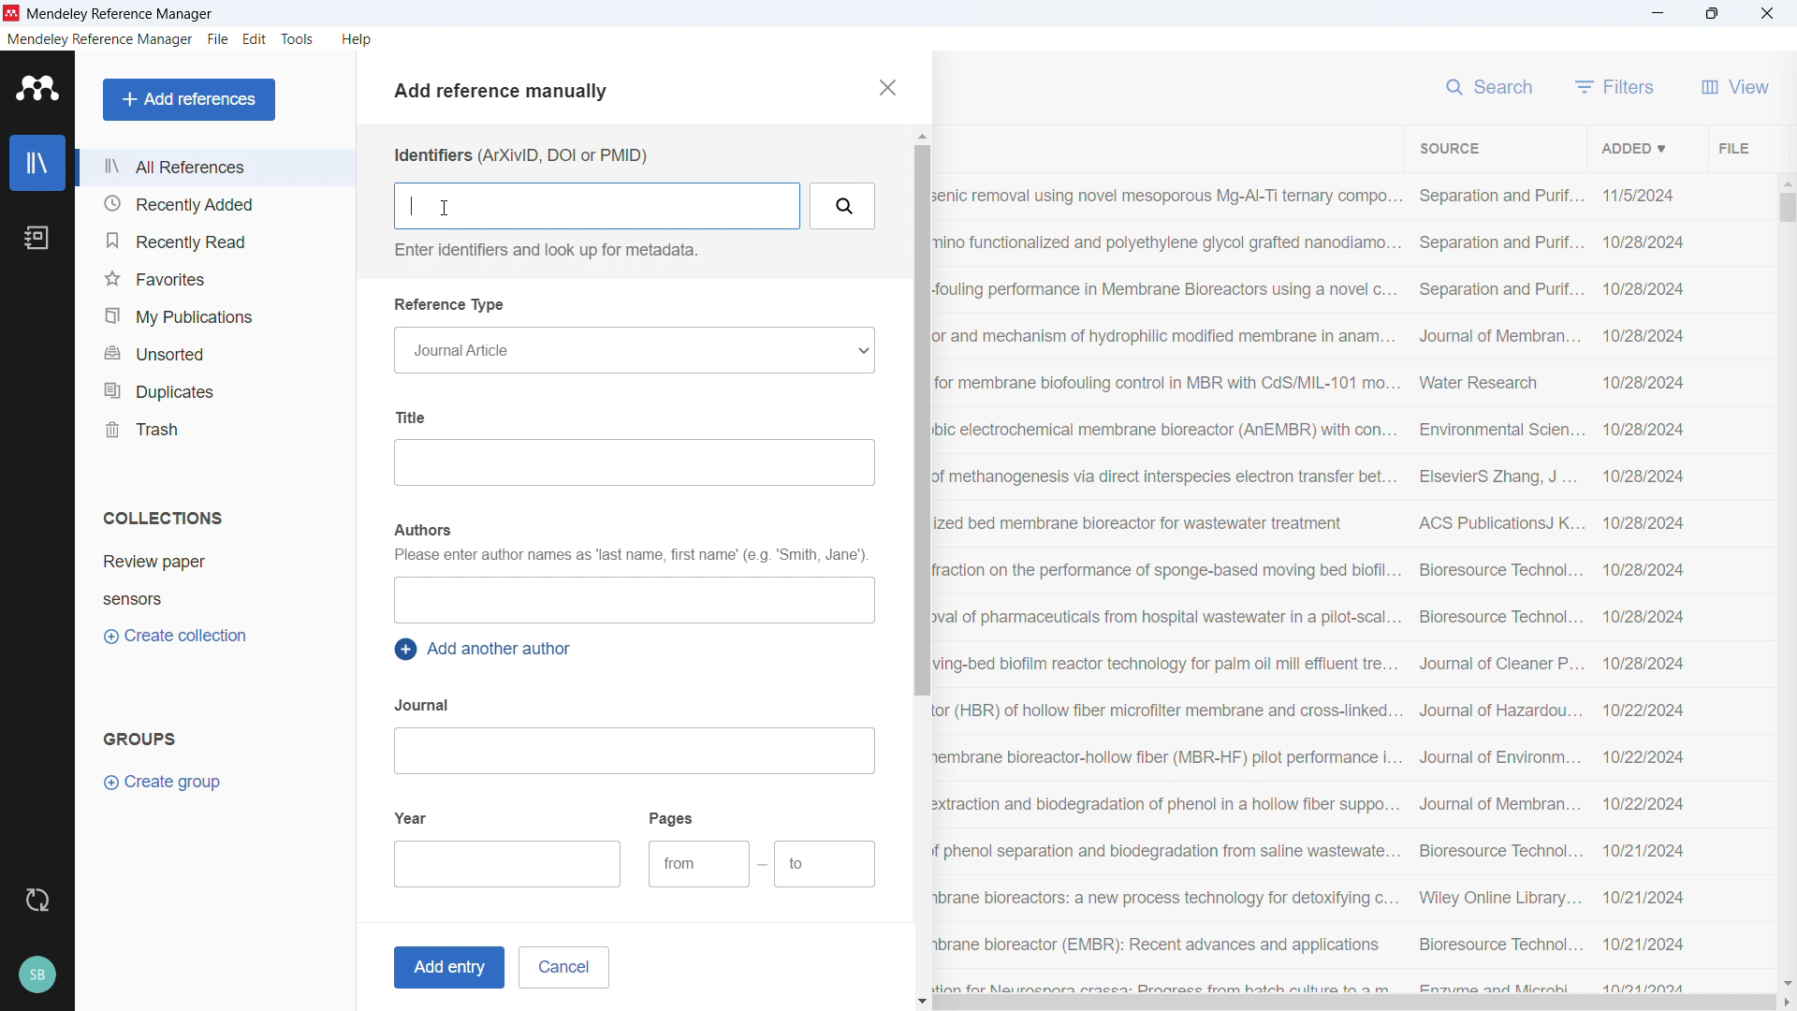  I want to click on Ending page , so click(825, 865).